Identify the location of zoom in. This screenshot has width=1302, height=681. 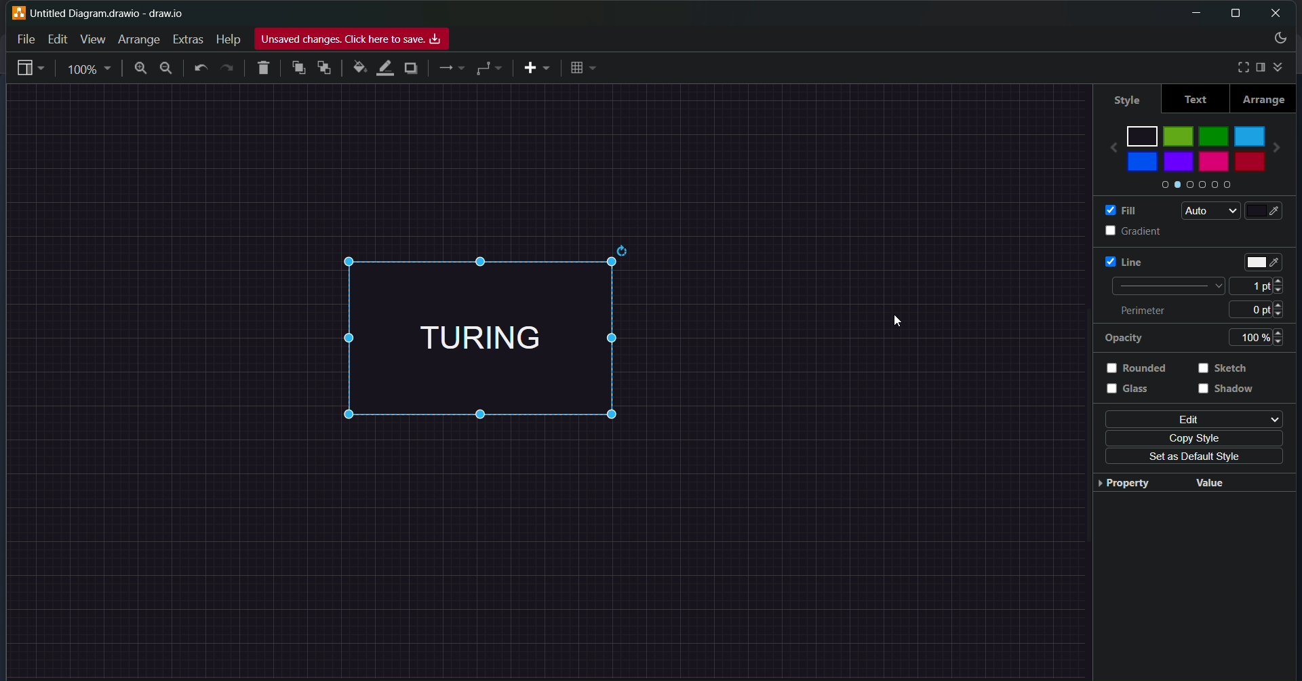
(138, 69).